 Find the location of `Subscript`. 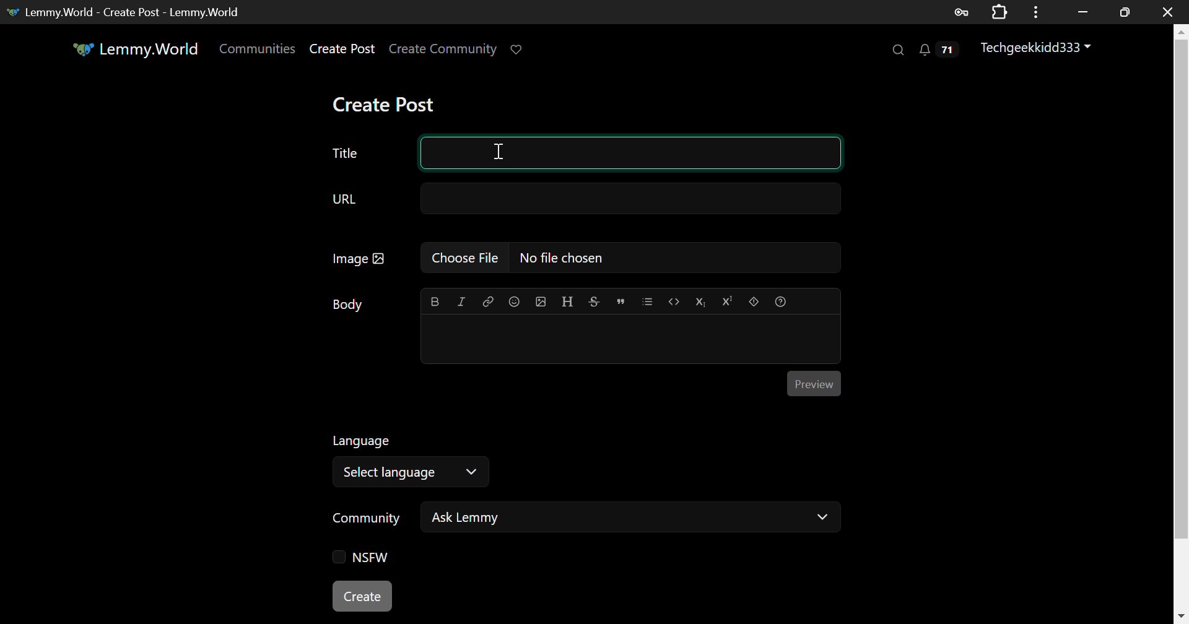

Subscript is located at coordinates (699, 301).